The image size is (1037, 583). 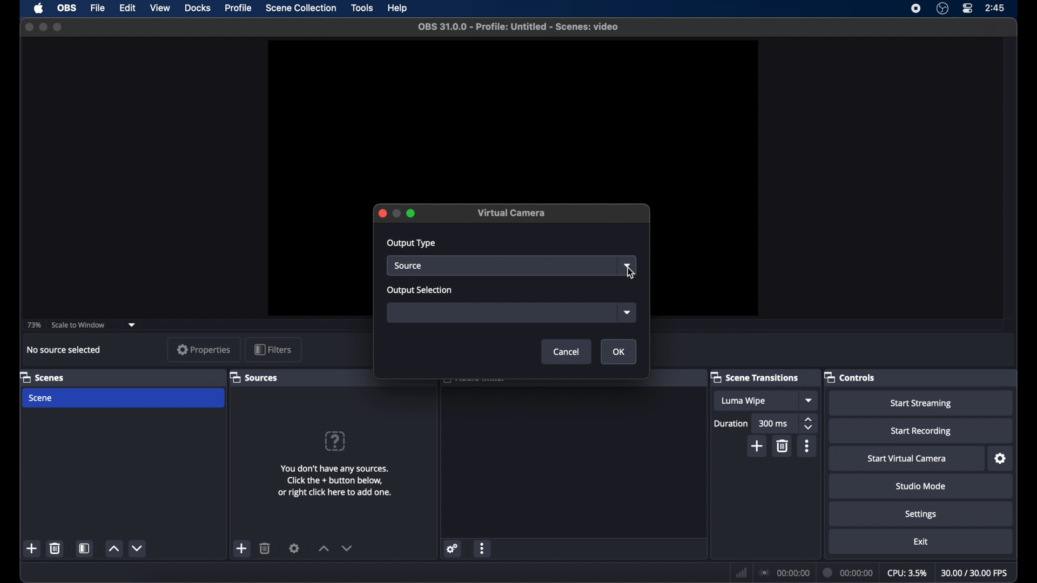 I want to click on add, so click(x=32, y=548).